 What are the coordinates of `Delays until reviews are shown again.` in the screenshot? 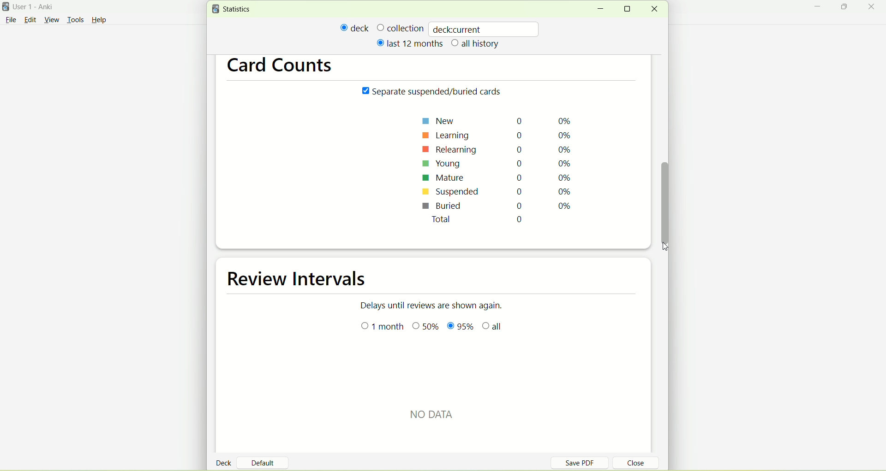 It's located at (437, 305).